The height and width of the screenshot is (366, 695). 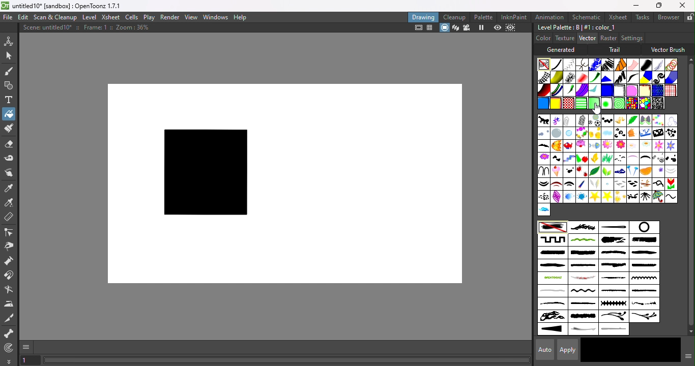 I want to click on ball, so click(x=594, y=120).